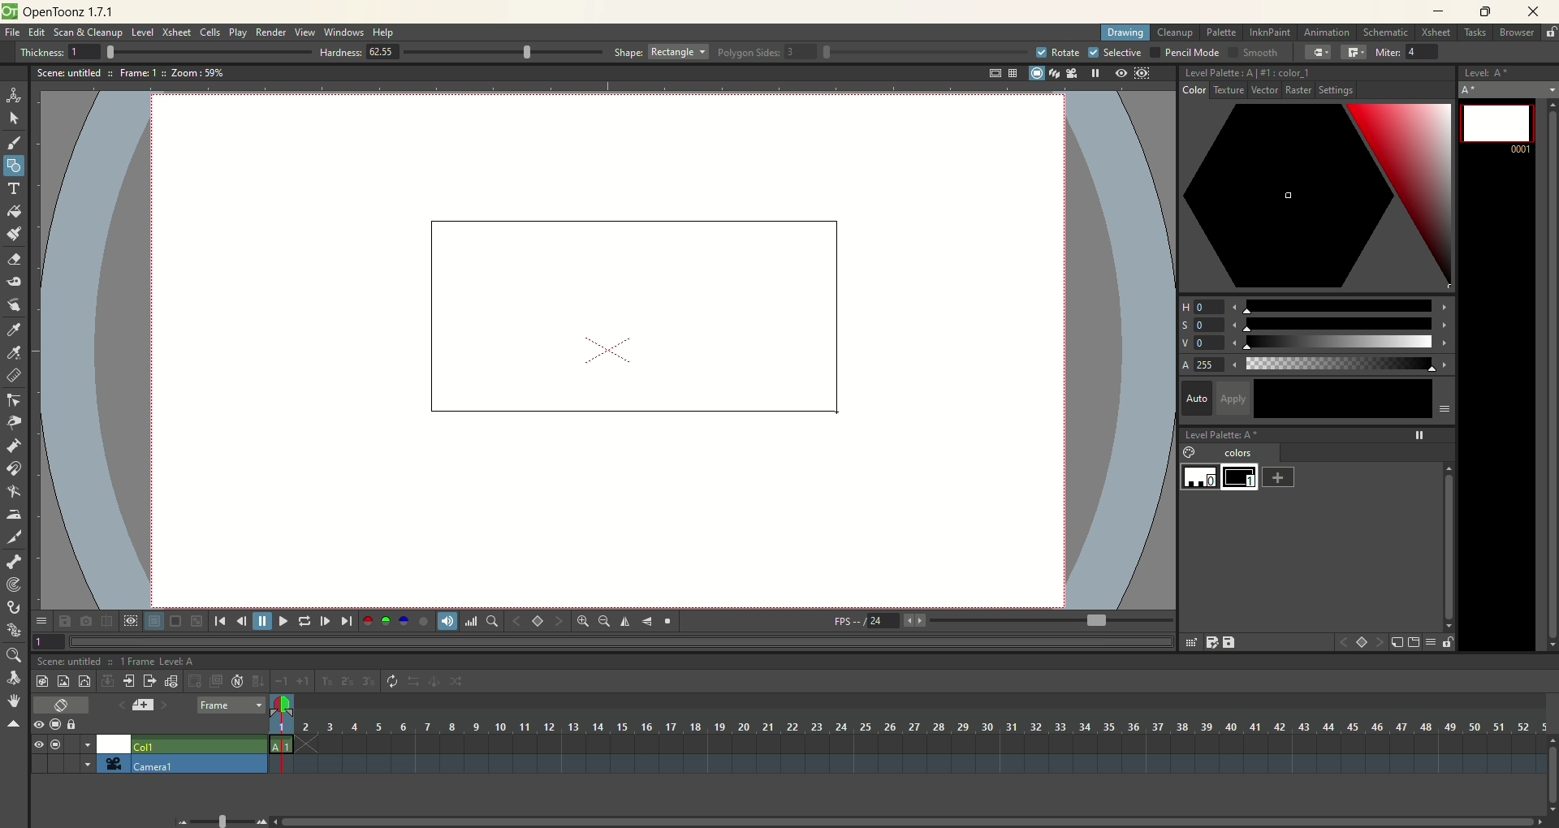 The image size is (1559, 828). I want to click on 1, so click(49, 640).